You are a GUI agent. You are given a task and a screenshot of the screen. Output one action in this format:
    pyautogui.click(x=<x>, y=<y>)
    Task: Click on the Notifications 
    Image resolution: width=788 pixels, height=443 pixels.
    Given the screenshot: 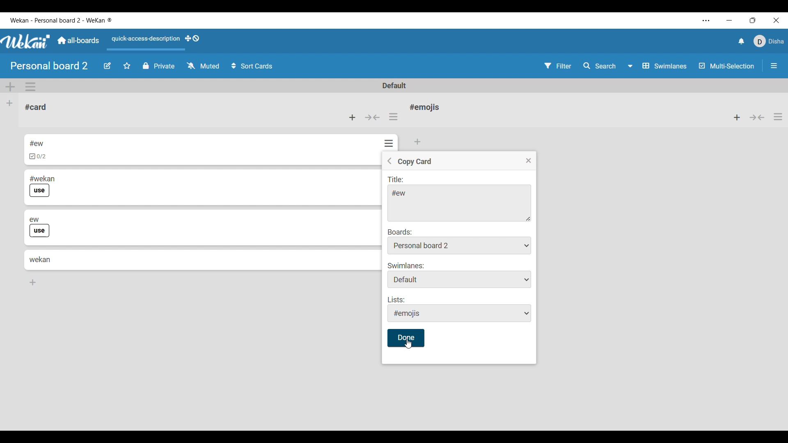 What is the action you would take?
    pyautogui.click(x=741, y=41)
    